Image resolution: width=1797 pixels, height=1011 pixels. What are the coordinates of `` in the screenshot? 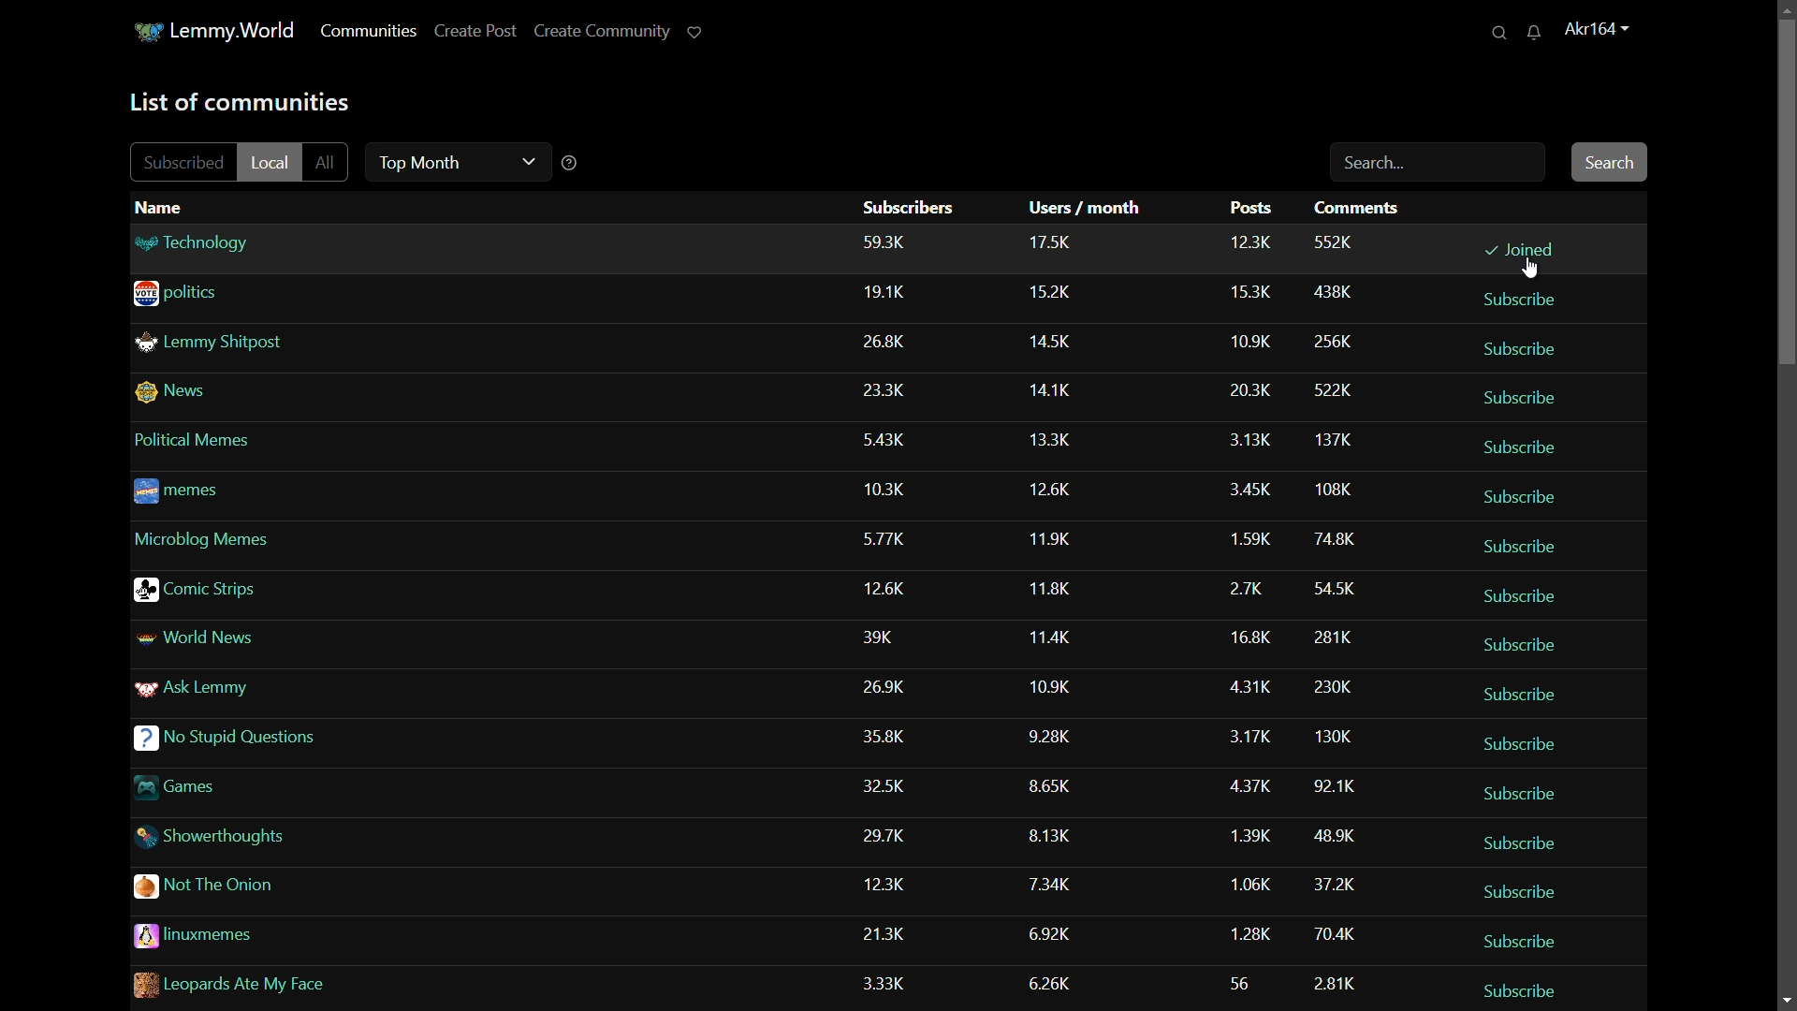 It's located at (1238, 437).